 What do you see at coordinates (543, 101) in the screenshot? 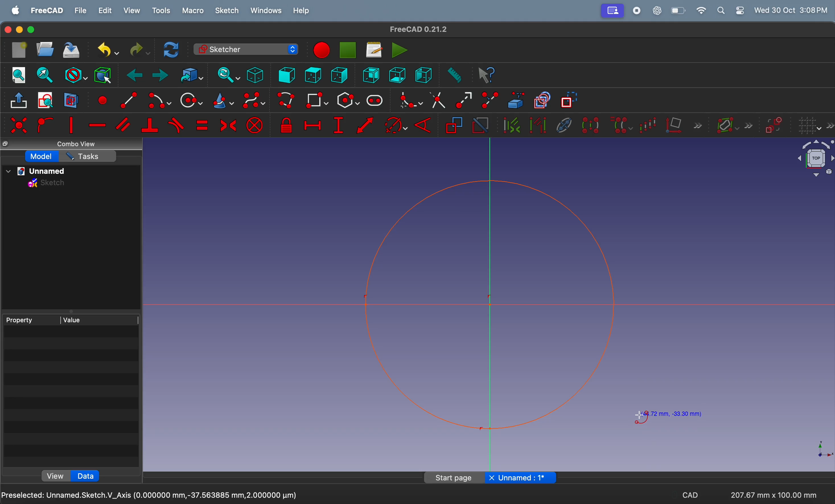
I see `toggle copy` at bounding box center [543, 101].